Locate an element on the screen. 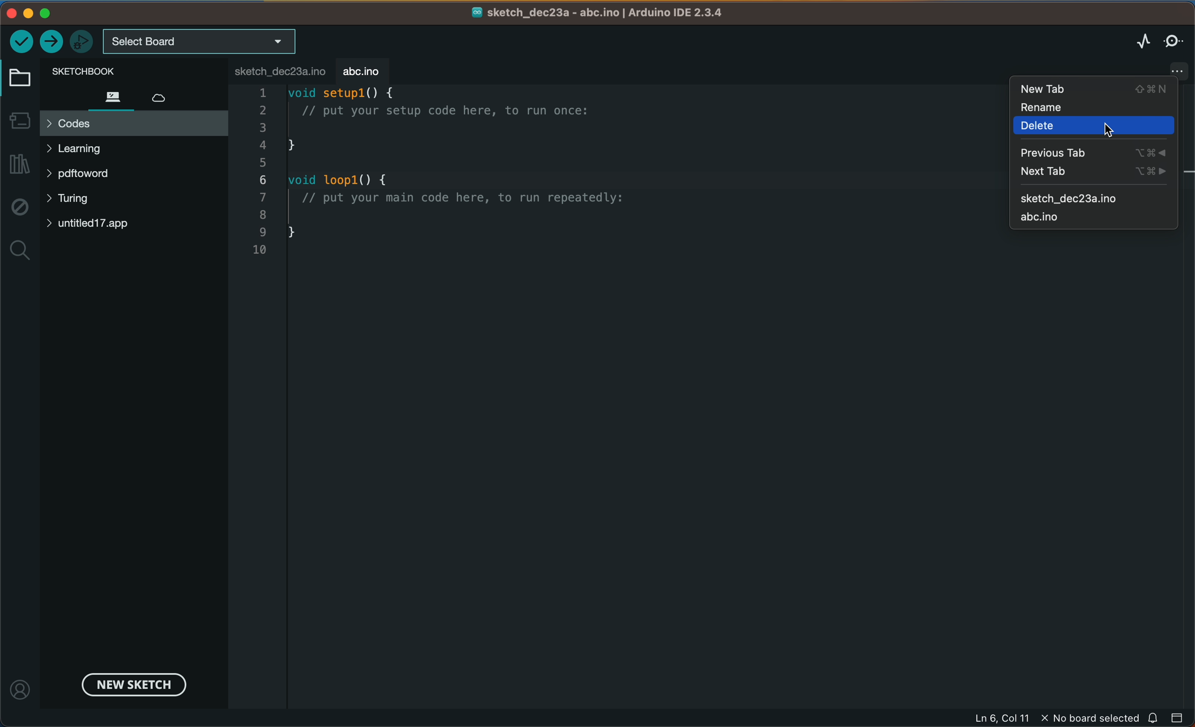 The width and height of the screenshot is (1195, 727). previous tab is located at coordinates (1090, 152).